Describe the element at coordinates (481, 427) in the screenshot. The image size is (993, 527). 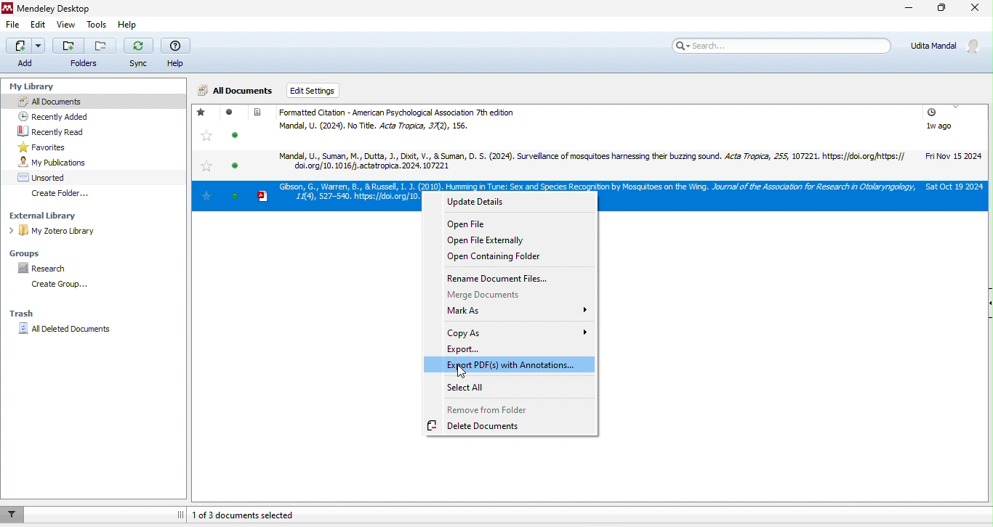
I see `delete documents` at that location.